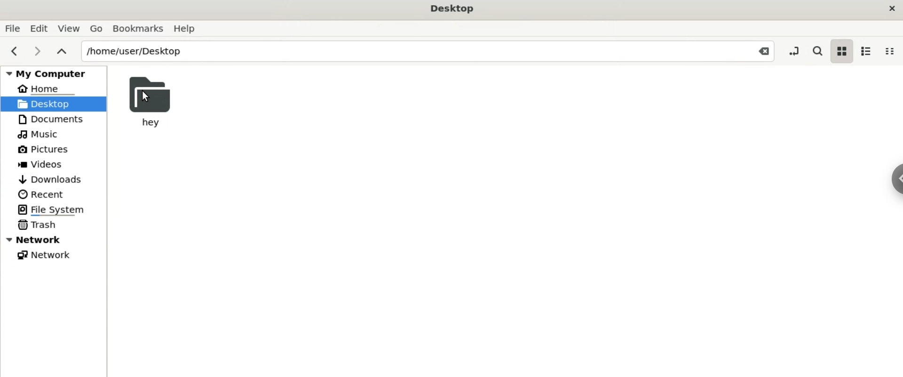  Describe the element at coordinates (864, 52) in the screenshot. I see `list view` at that location.